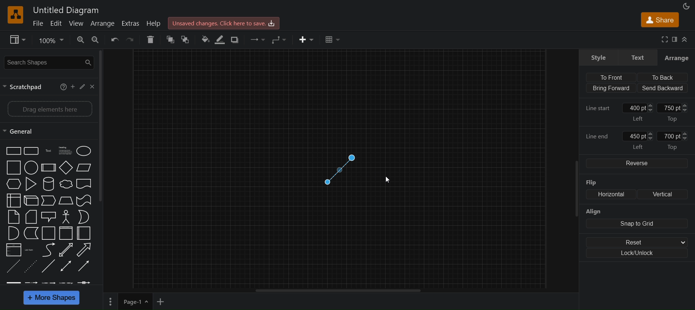 The height and width of the screenshot is (310, 695). Describe the element at coordinates (203, 39) in the screenshot. I see `fill color` at that location.